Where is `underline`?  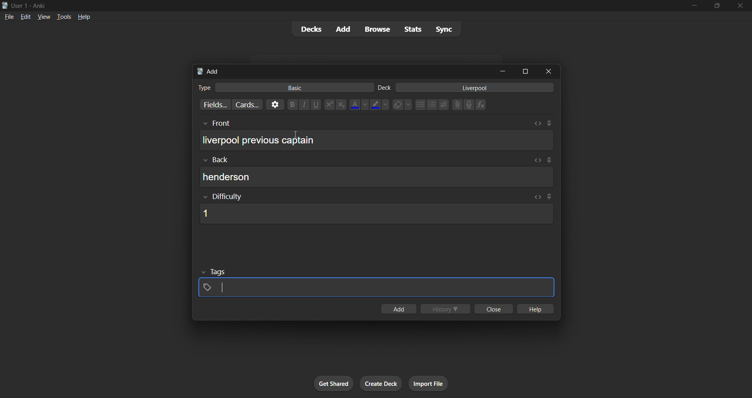
underline is located at coordinates (317, 105).